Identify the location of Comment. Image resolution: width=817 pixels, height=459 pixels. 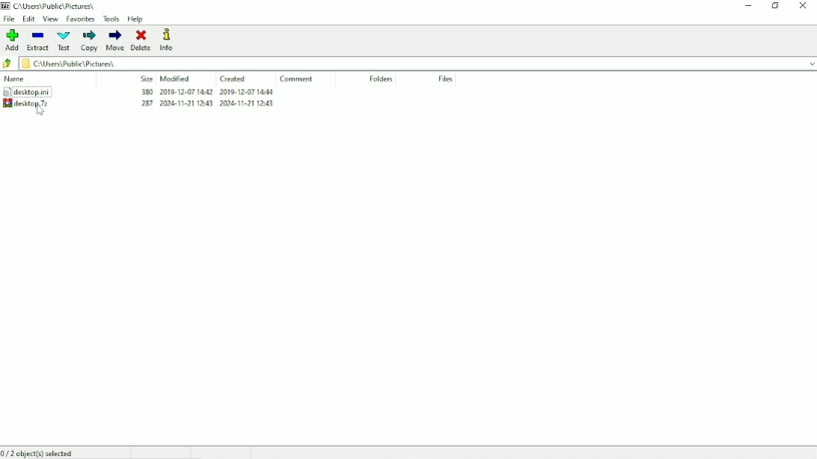
(298, 79).